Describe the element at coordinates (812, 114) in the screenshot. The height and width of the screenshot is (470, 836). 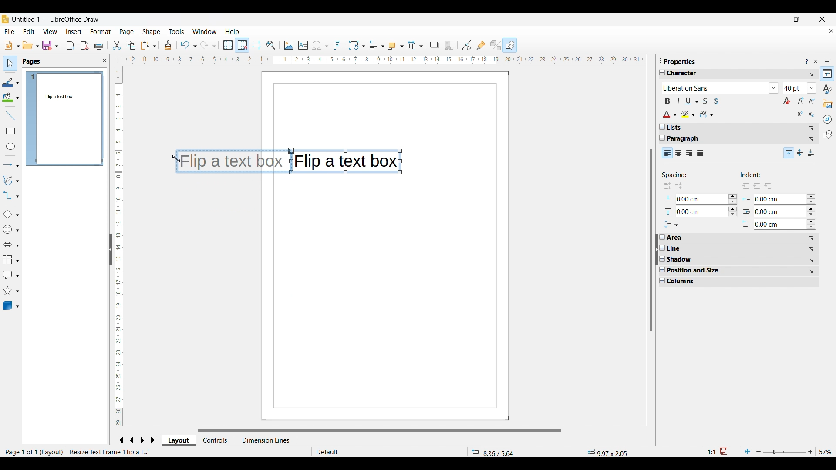
I see `Subscript` at that location.